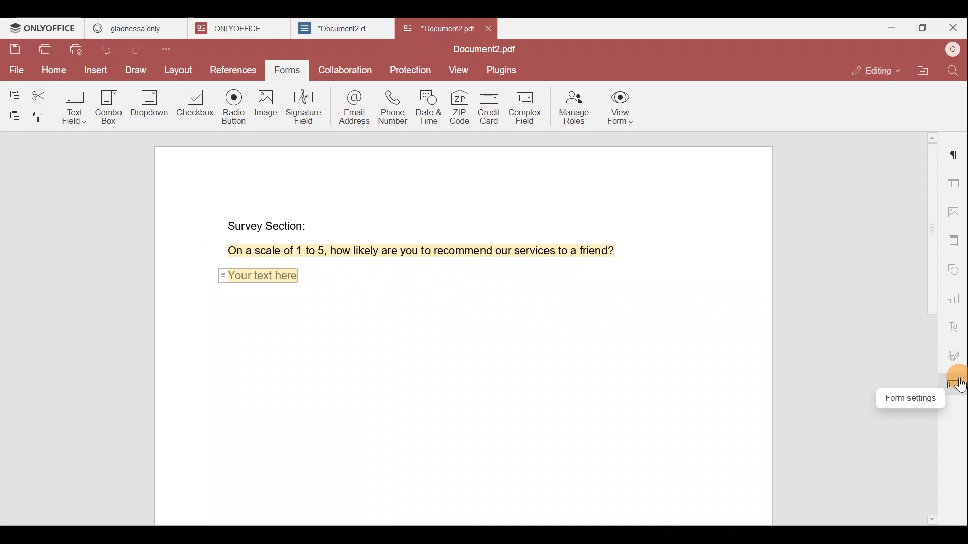 The image size is (968, 544). What do you see at coordinates (15, 52) in the screenshot?
I see `Save` at bounding box center [15, 52].